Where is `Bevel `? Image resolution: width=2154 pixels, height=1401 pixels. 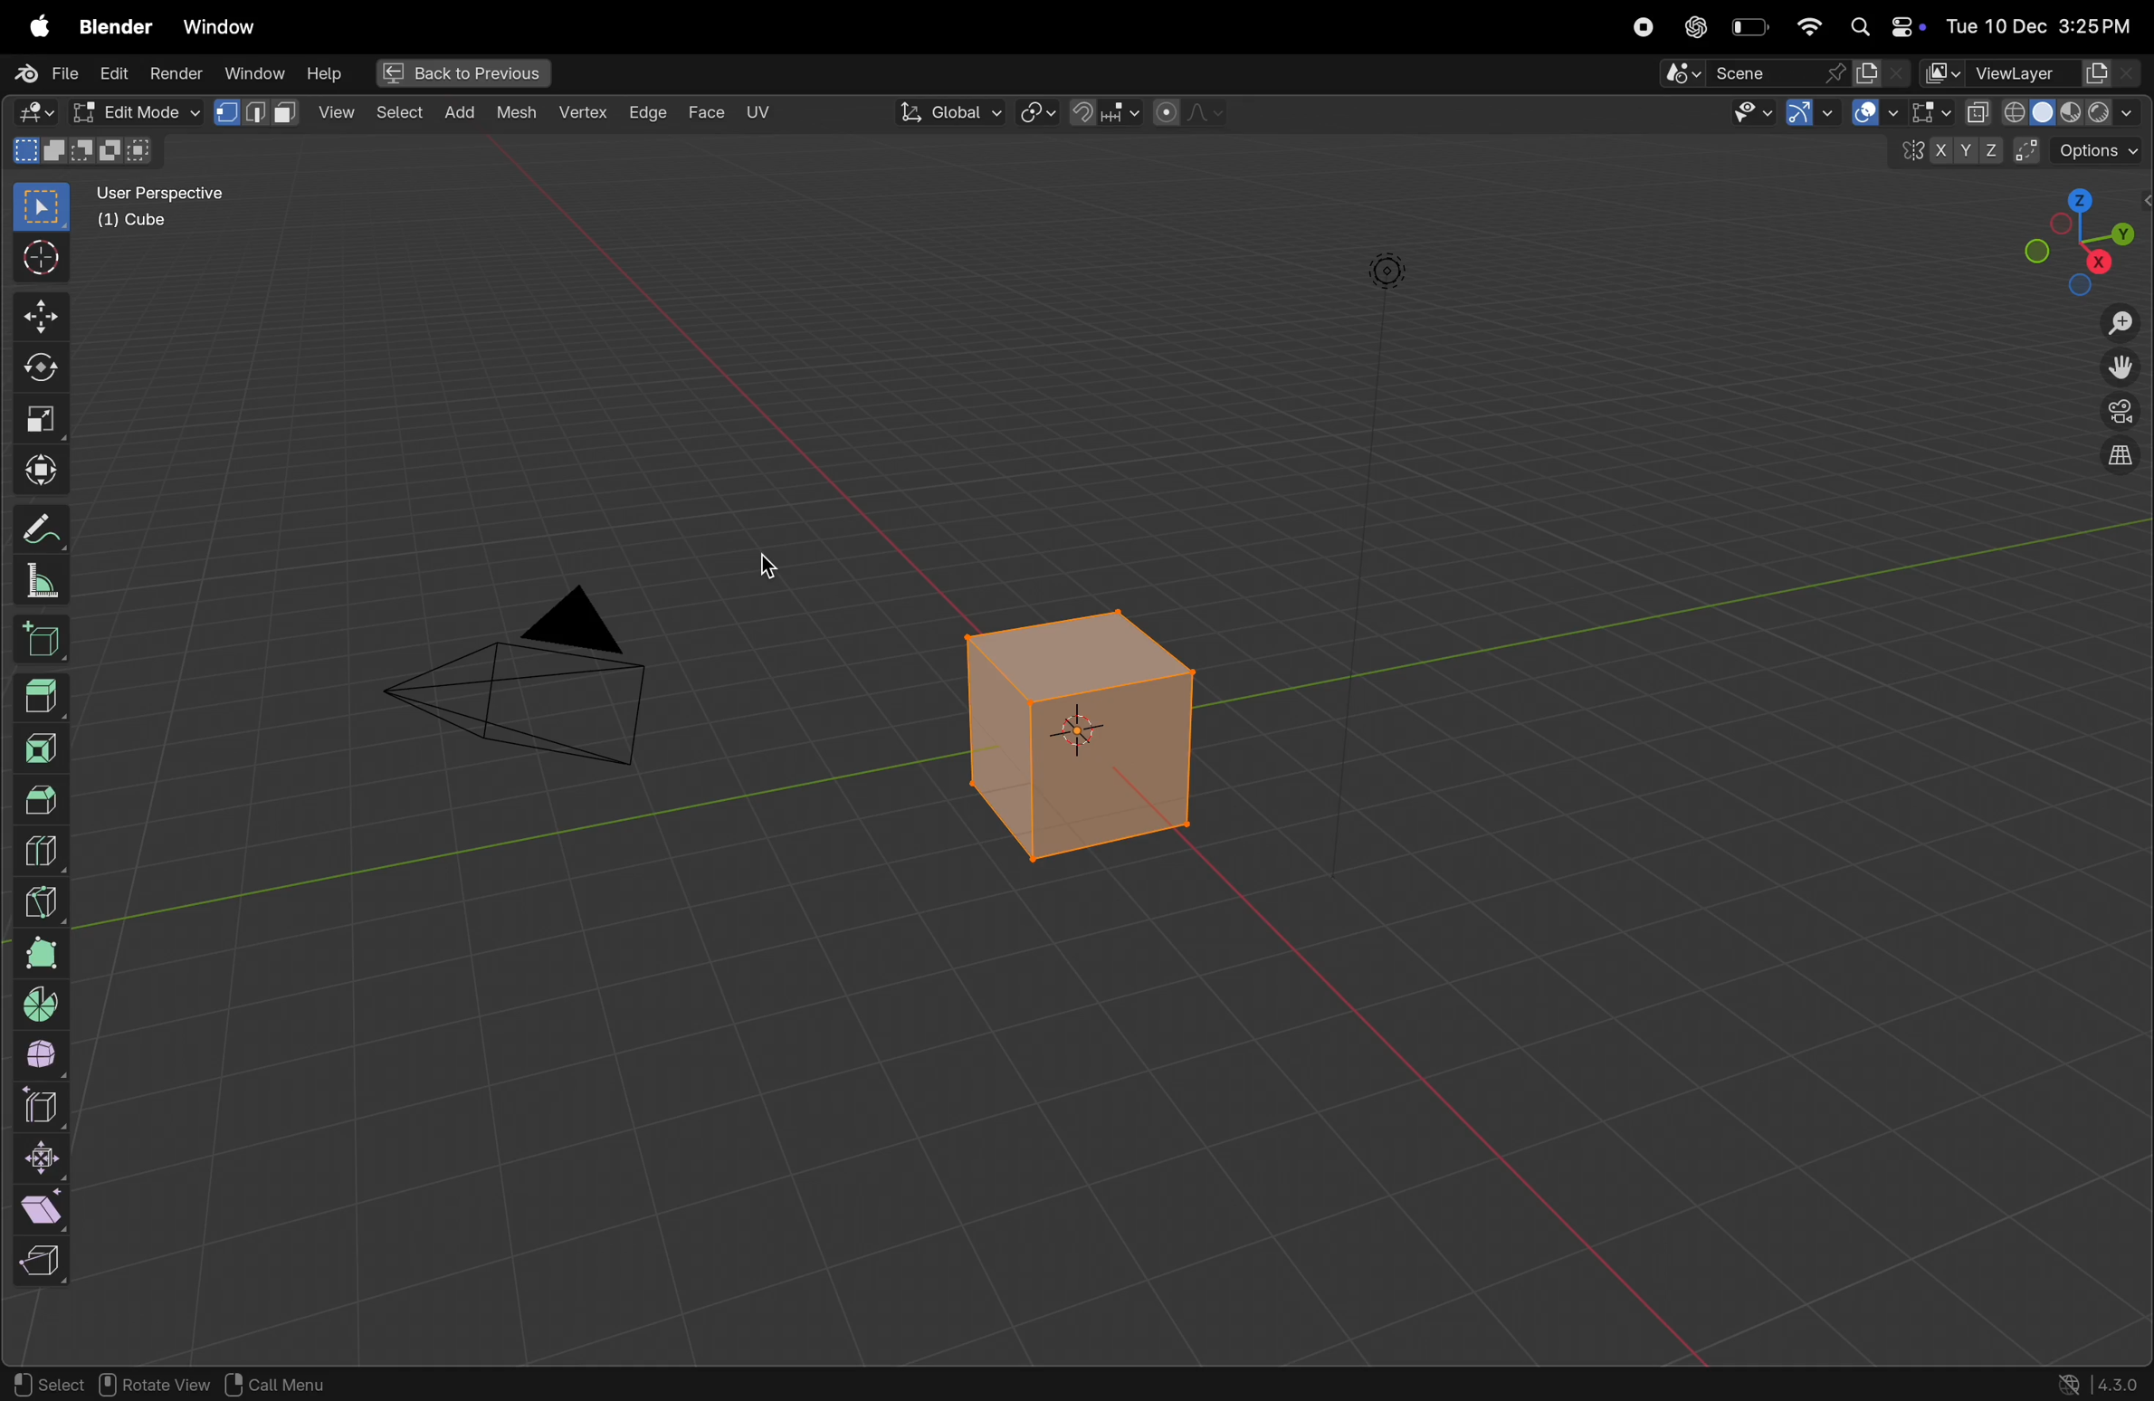
Bevel  is located at coordinates (41, 798).